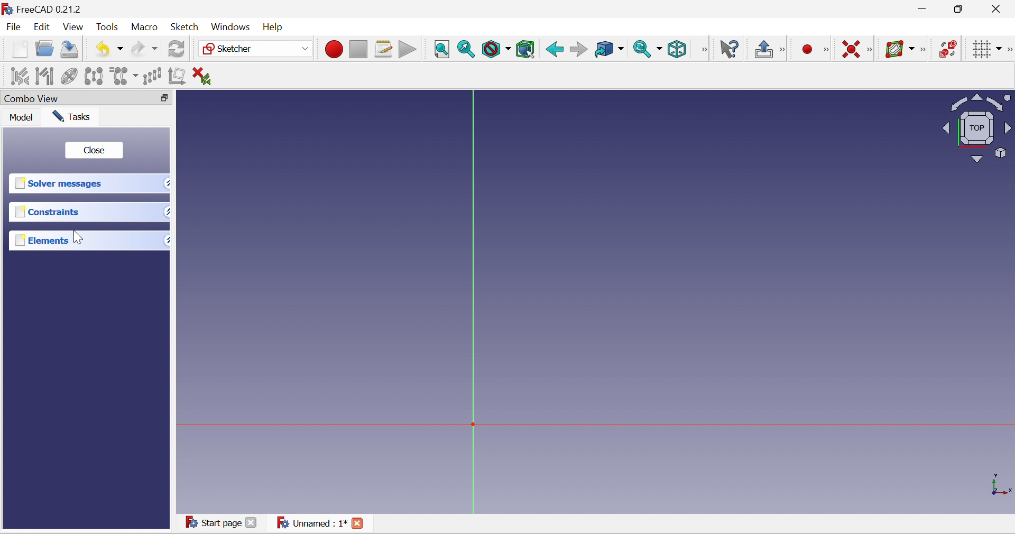  I want to click on Go to linked object, so click(607, 50).